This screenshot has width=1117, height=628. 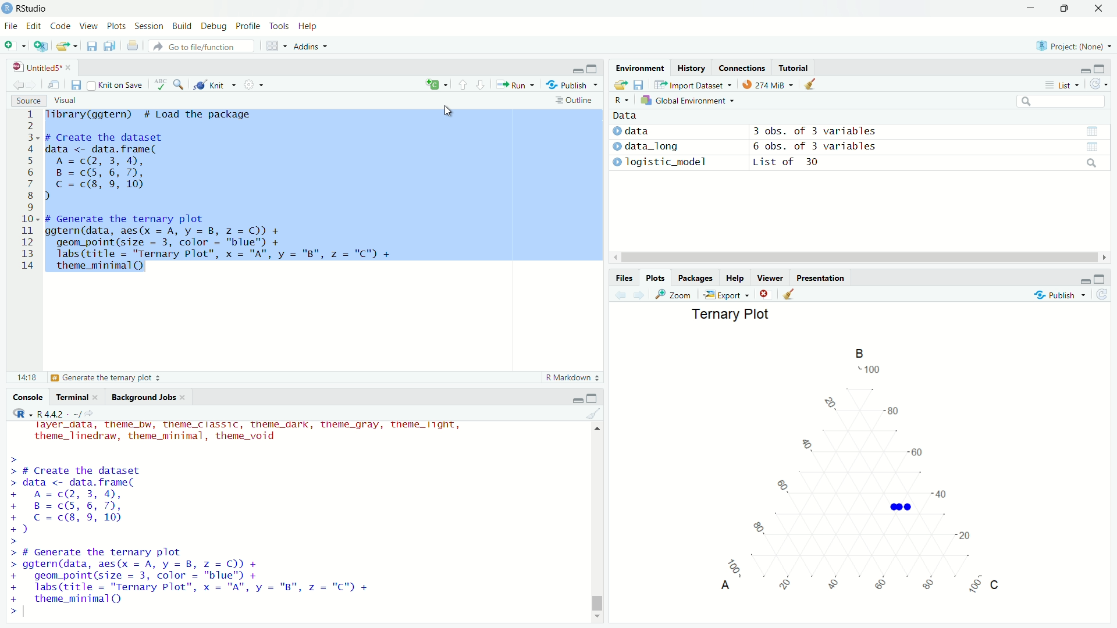 I want to click on Addins ~, so click(x=308, y=47).